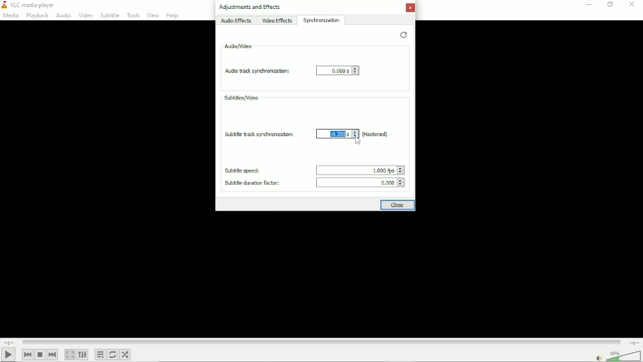 This screenshot has height=362, width=643. I want to click on VLC media player, so click(29, 5).